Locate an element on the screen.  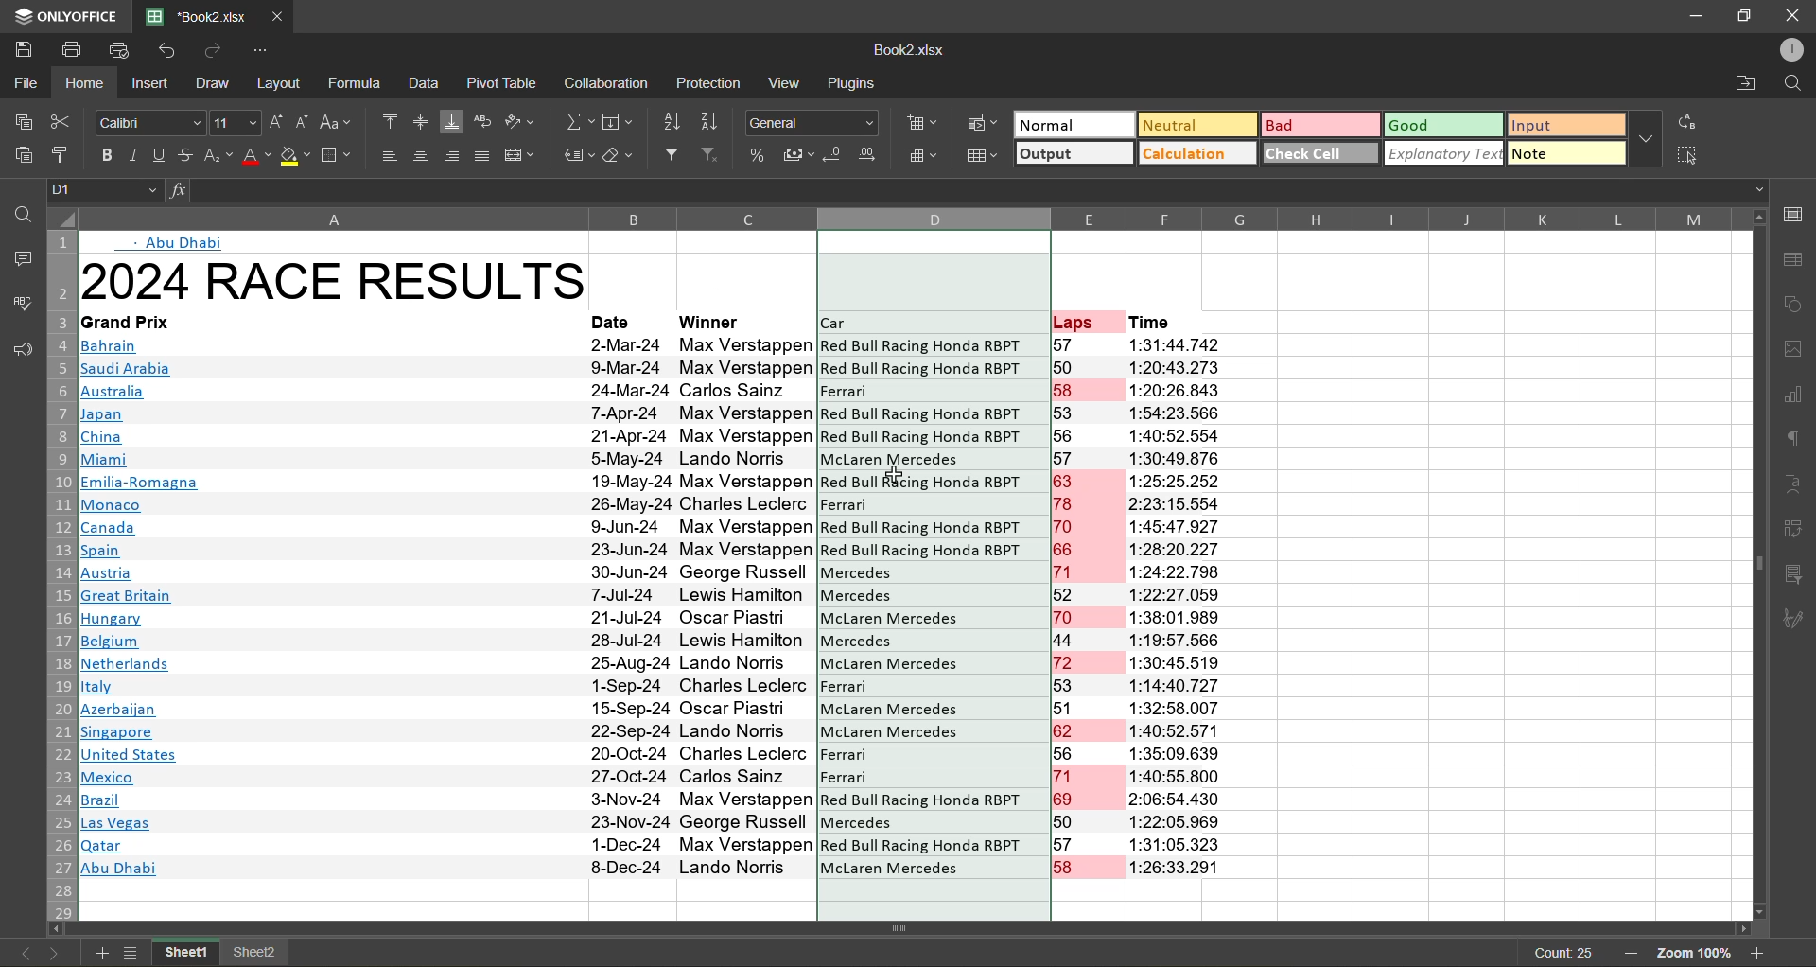
previous is located at coordinates (26, 954).